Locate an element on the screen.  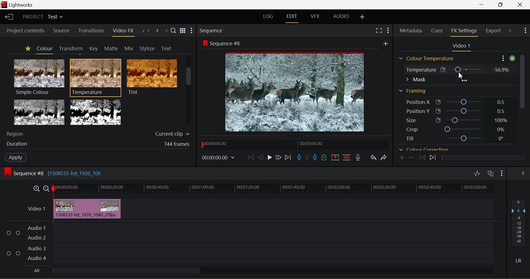
Toggle between title and list view is located at coordinates (183, 31).